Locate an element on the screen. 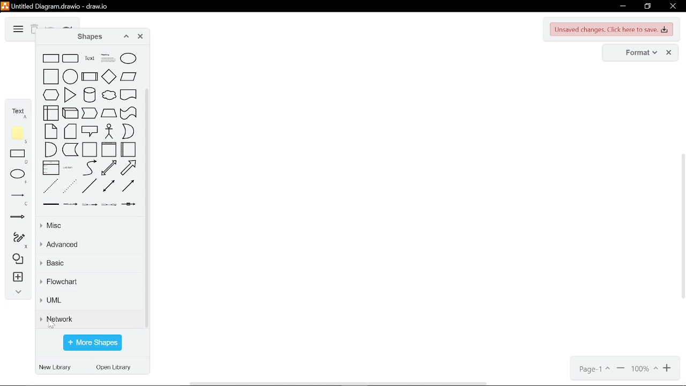 The width and height of the screenshot is (686, 386). connector with label is located at coordinates (70, 205).